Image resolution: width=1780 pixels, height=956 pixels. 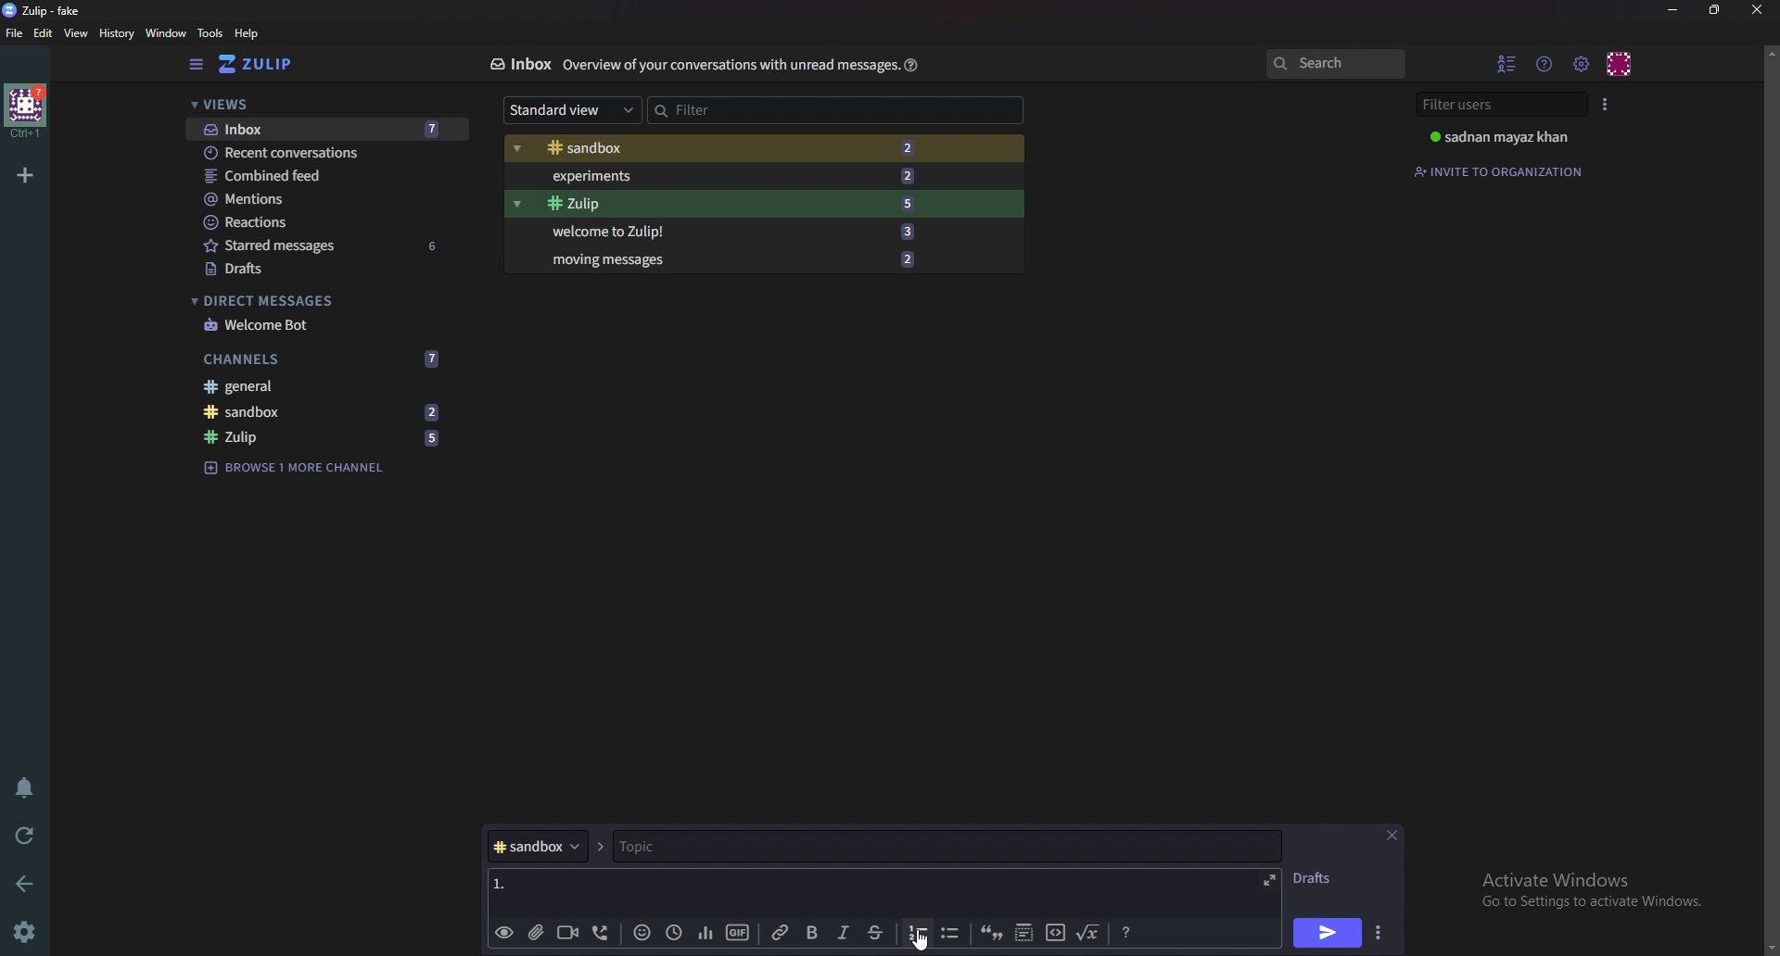 What do you see at coordinates (321, 129) in the screenshot?
I see `Inbox` at bounding box center [321, 129].